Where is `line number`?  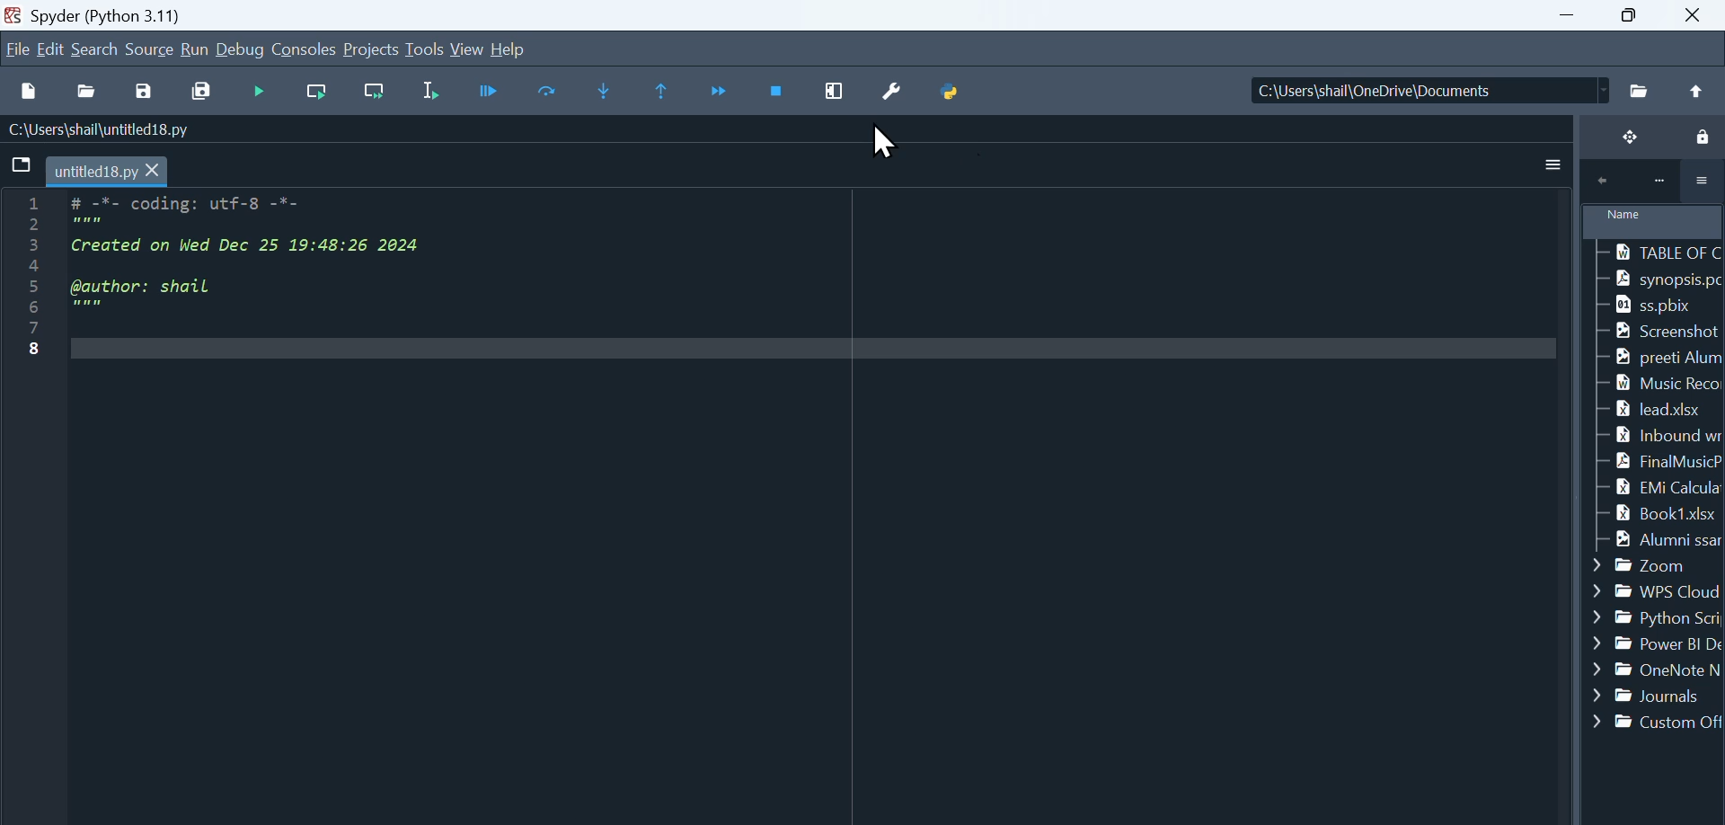 line number is located at coordinates (22, 385).